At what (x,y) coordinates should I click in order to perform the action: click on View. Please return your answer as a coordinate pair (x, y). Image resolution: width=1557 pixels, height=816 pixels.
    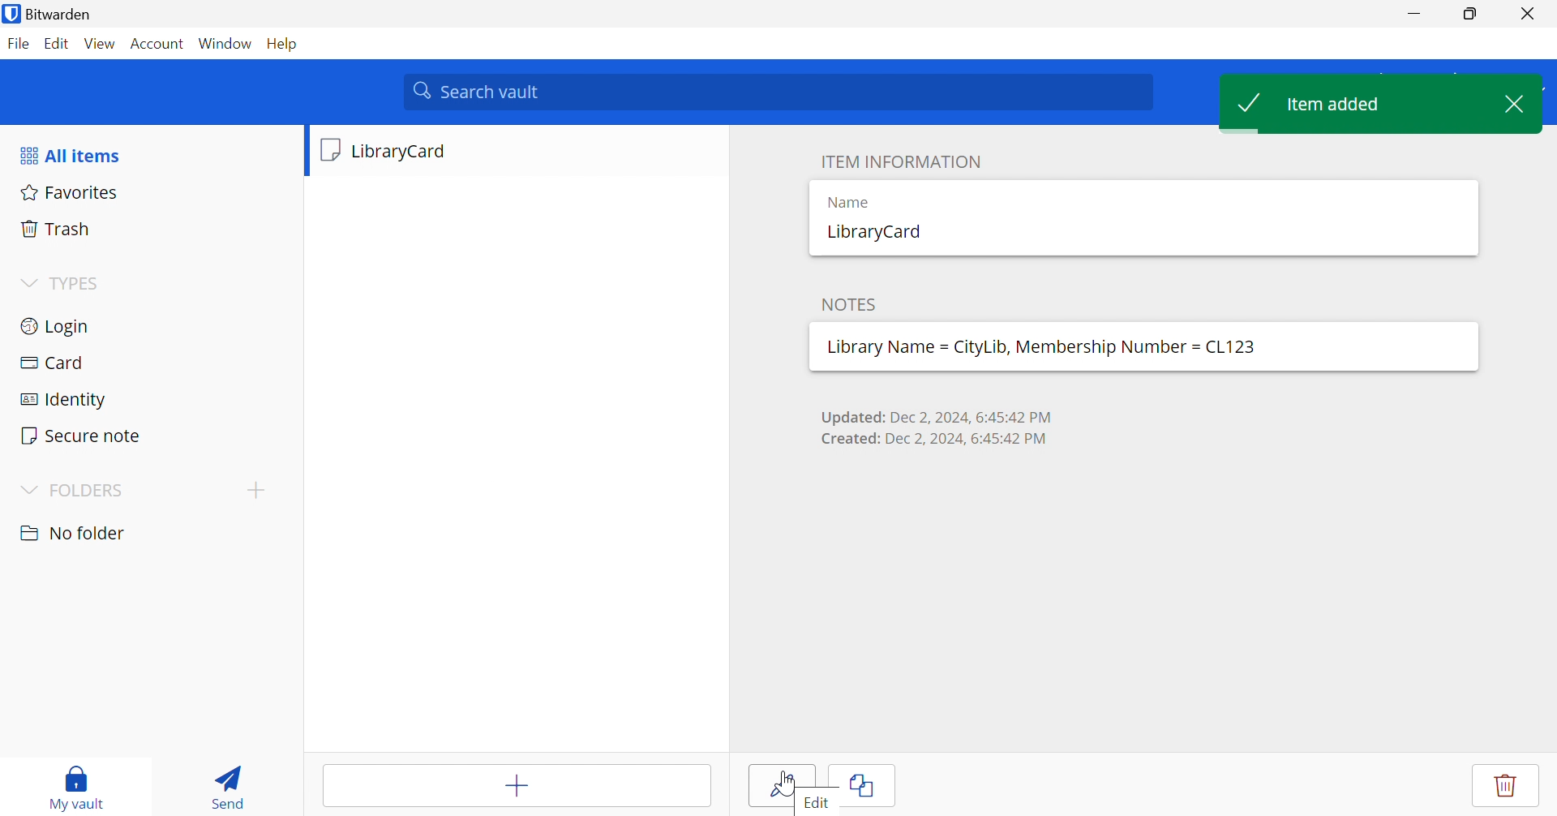
    Looking at the image, I should click on (101, 45).